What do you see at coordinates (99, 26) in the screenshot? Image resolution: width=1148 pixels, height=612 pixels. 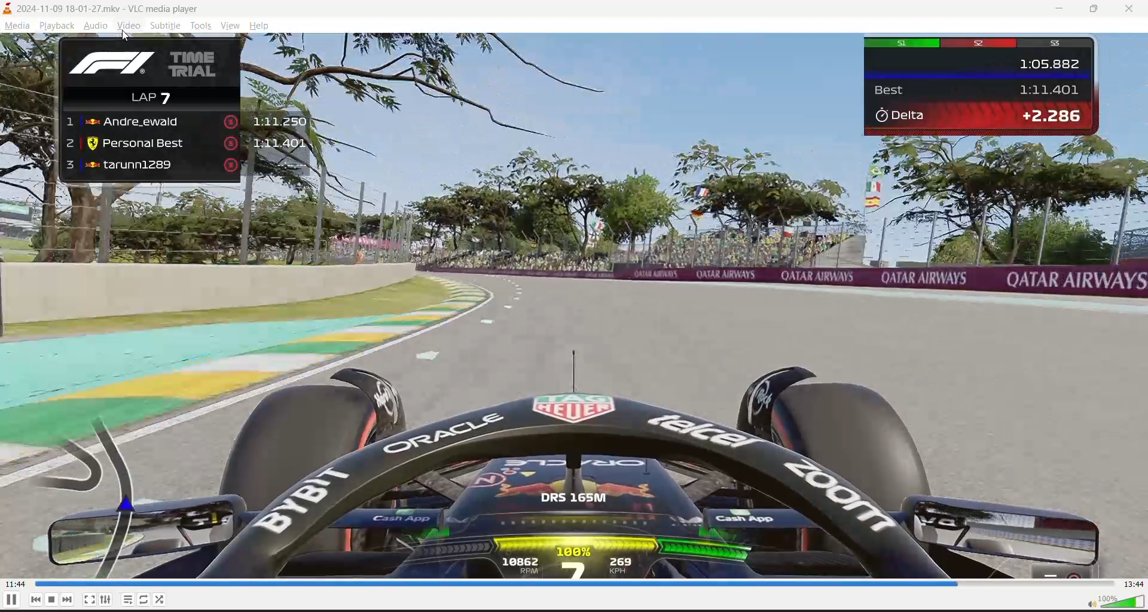 I see `audio` at bounding box center [99, 26].